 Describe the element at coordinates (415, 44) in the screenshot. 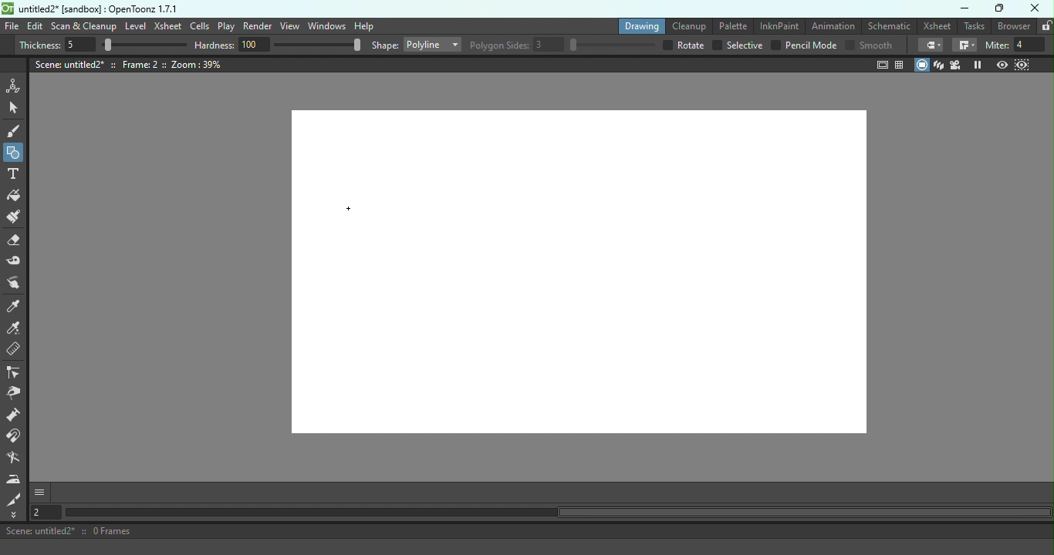

I see `Shape` at that location.